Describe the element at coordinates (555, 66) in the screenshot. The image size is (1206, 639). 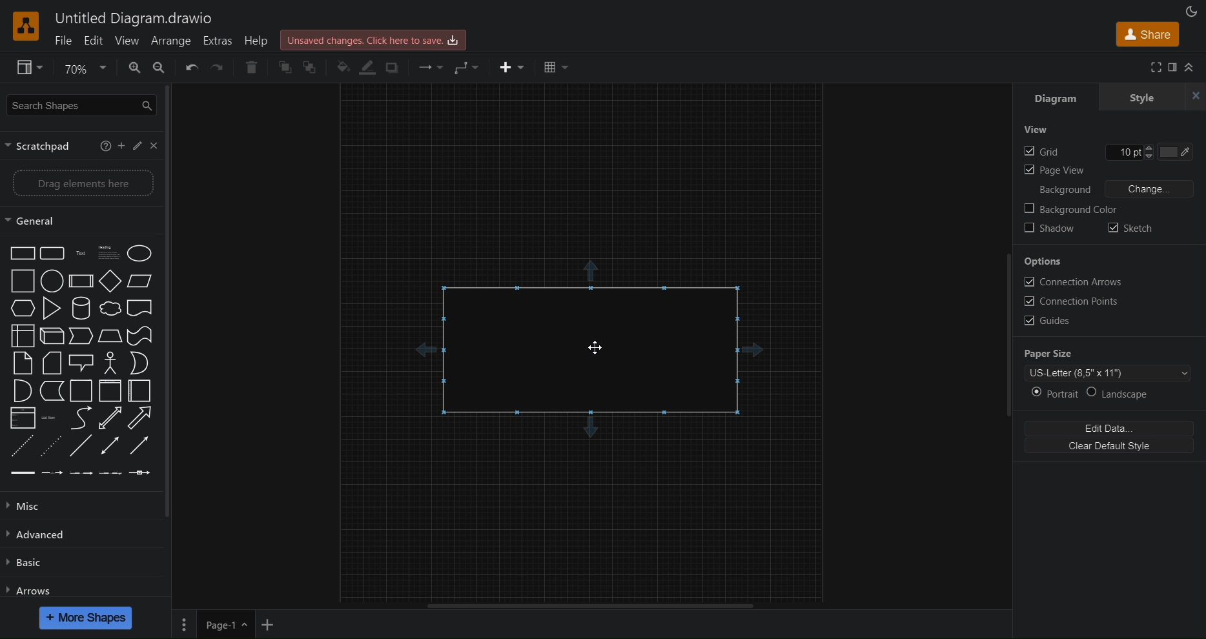
I see `Table` at that location.